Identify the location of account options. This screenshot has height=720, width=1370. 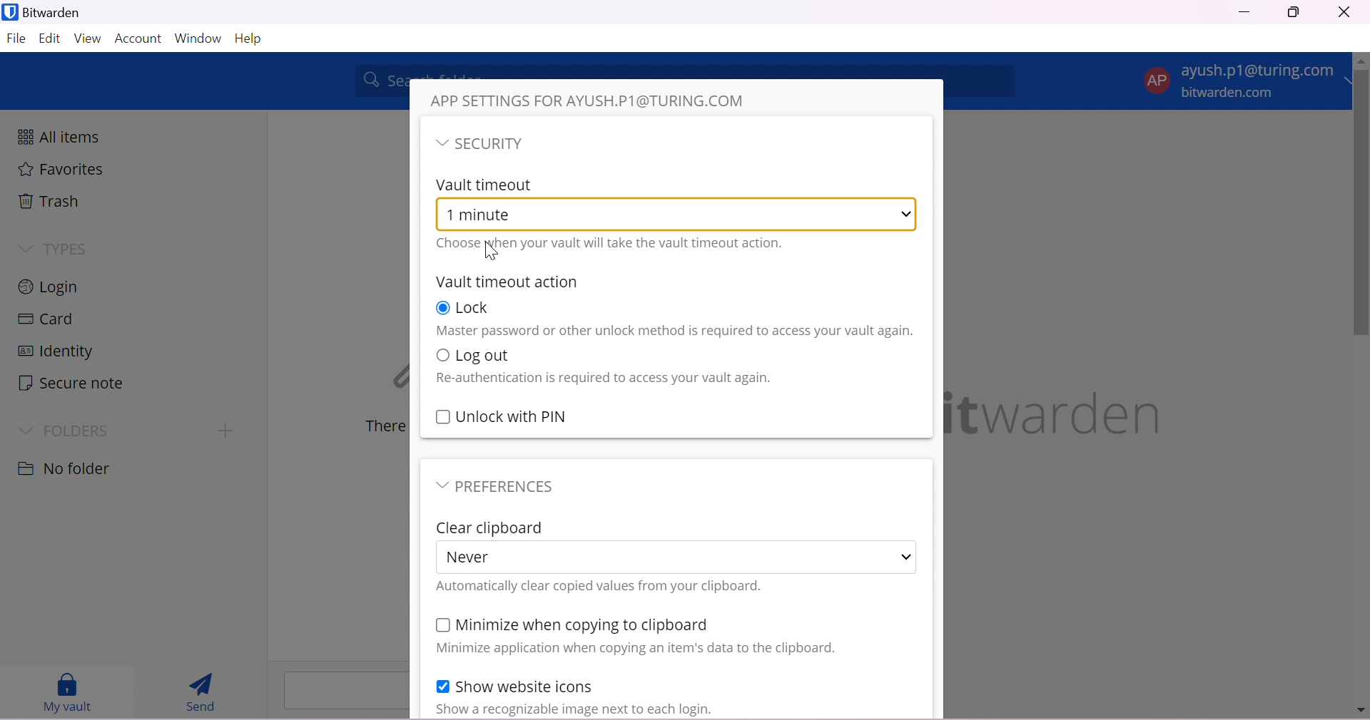
(1242, 79).